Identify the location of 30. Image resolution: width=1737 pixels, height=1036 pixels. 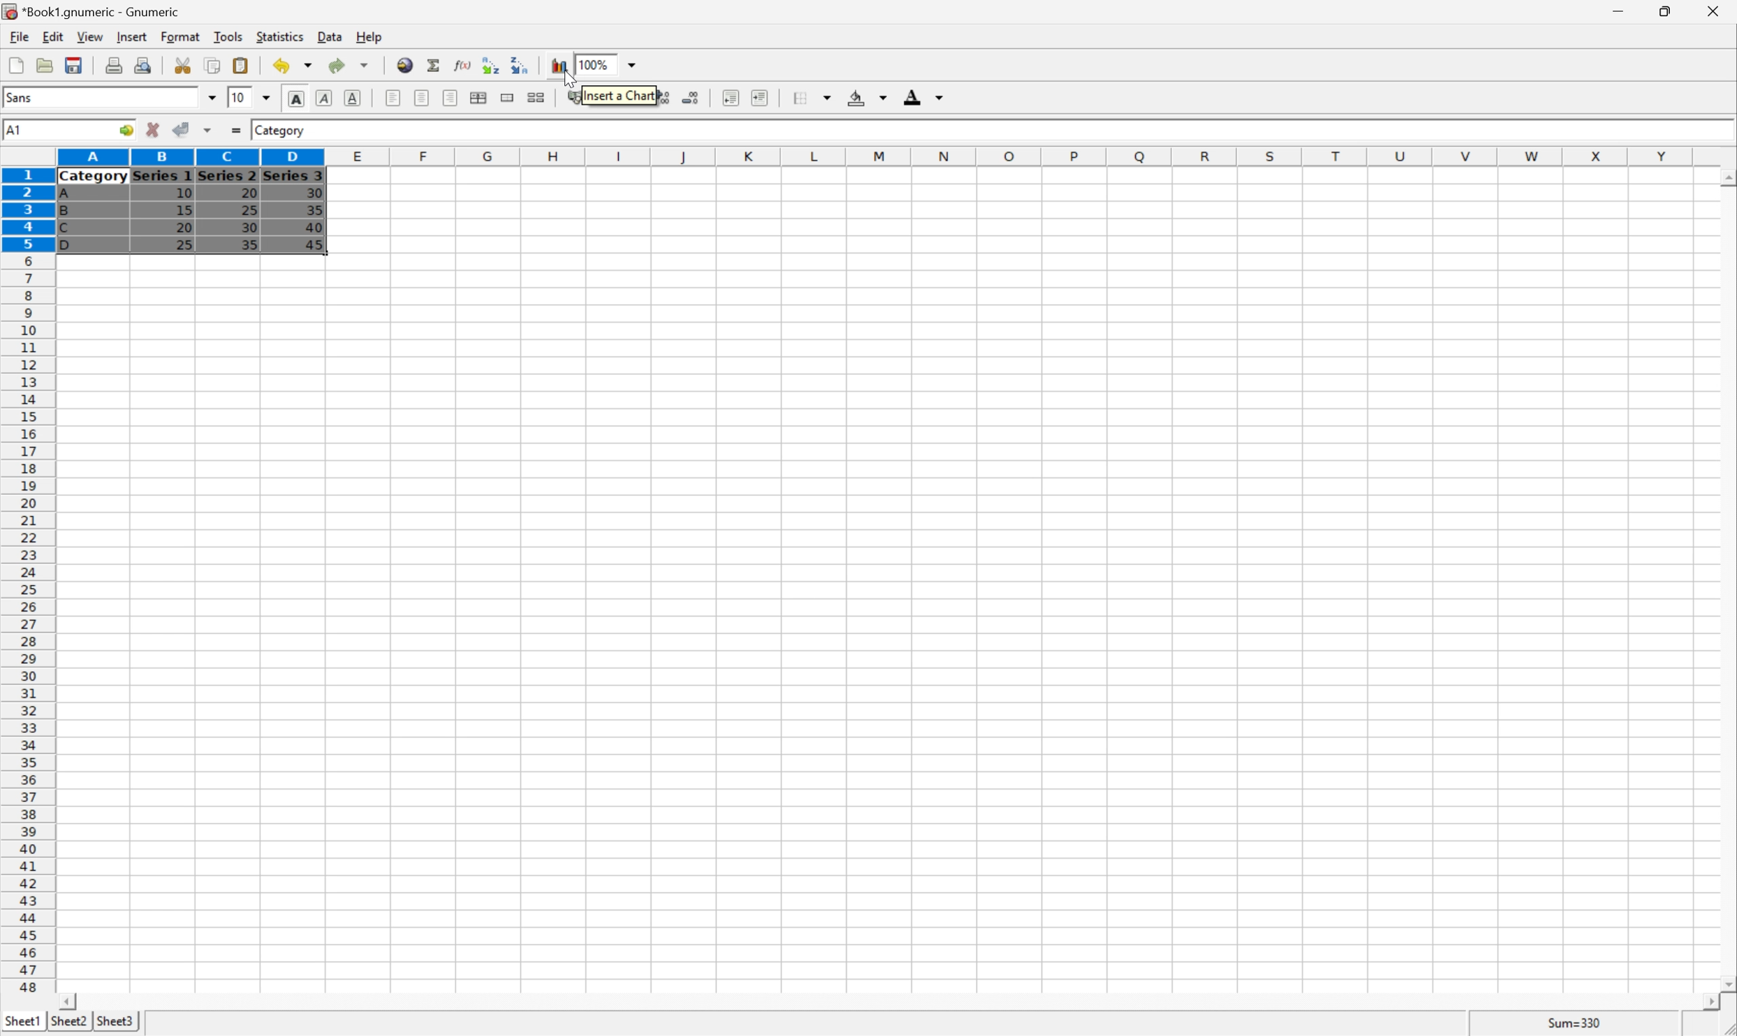
(251, 229).